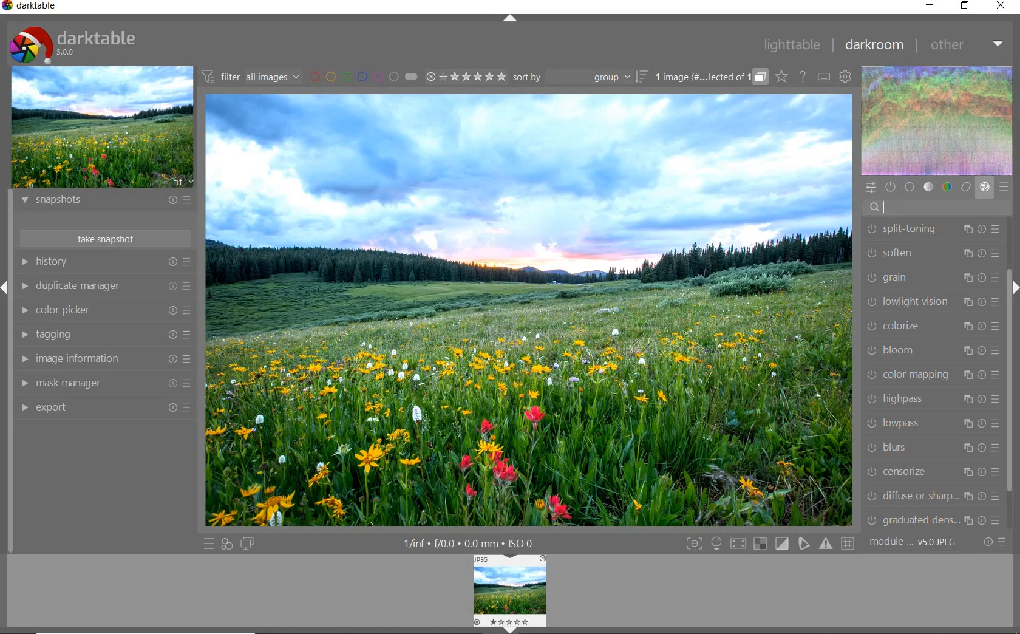  What do you see at coordinates (511, 593) in the screenshot?
I see `Image preview` at bounding box center [511, 593].